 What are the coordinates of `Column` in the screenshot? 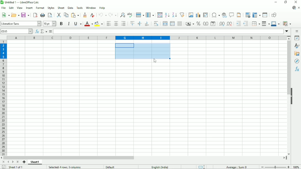 It's located at (150, 15).